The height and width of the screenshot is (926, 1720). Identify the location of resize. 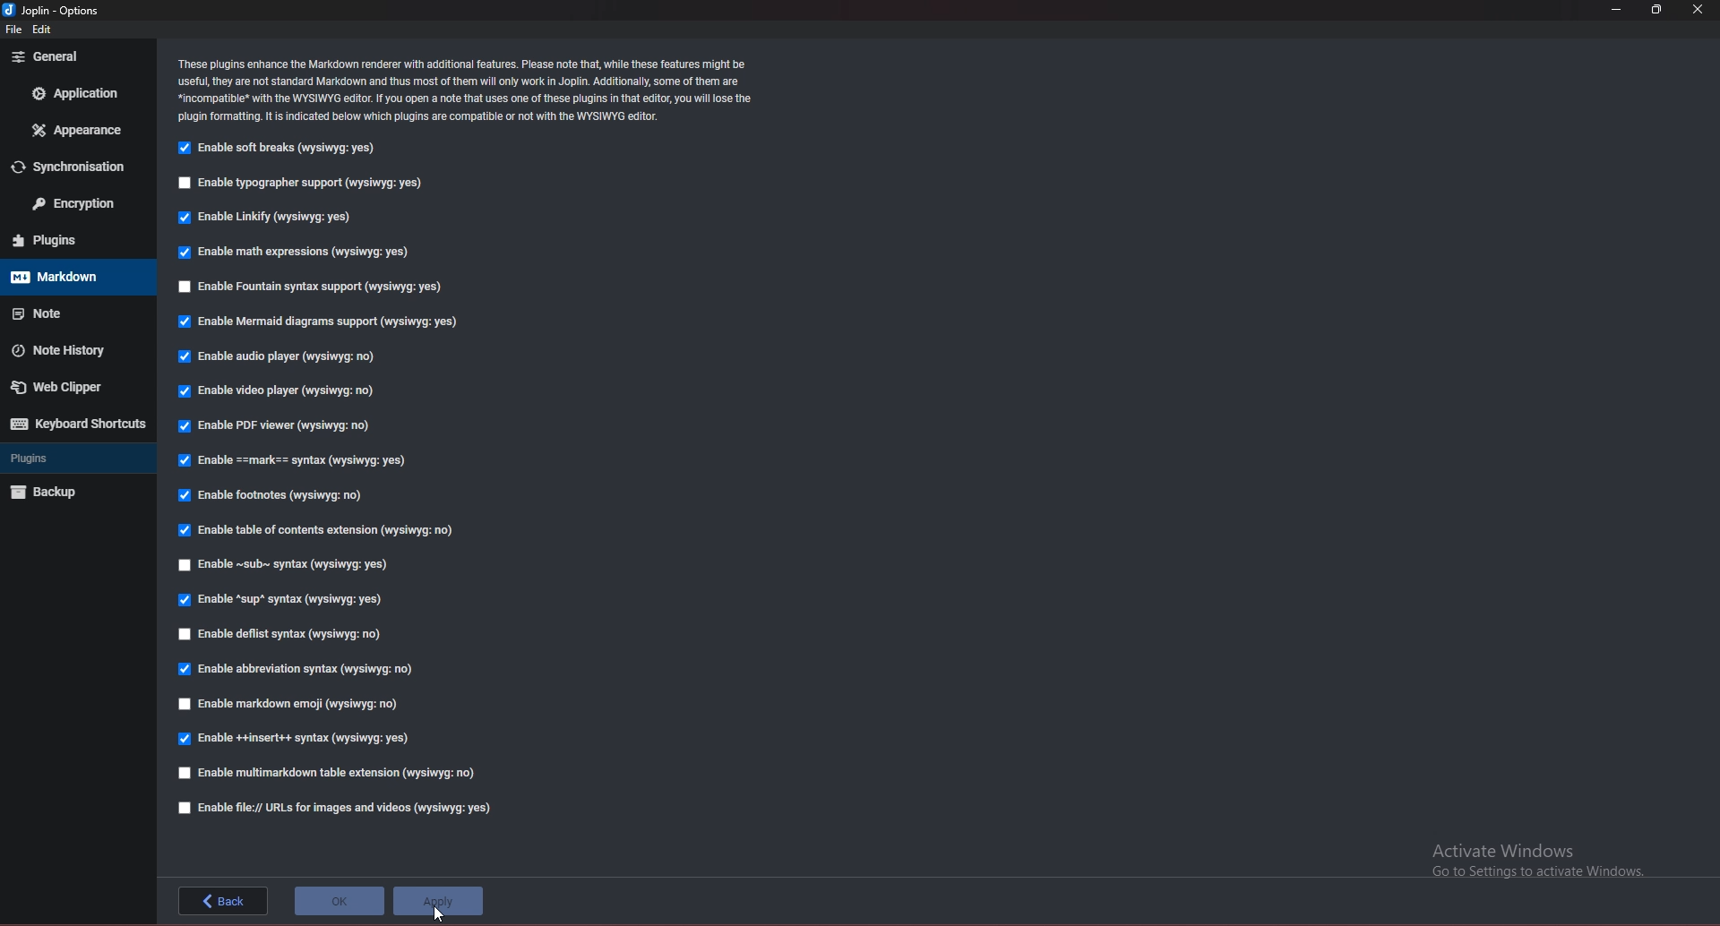
(1657, 11).